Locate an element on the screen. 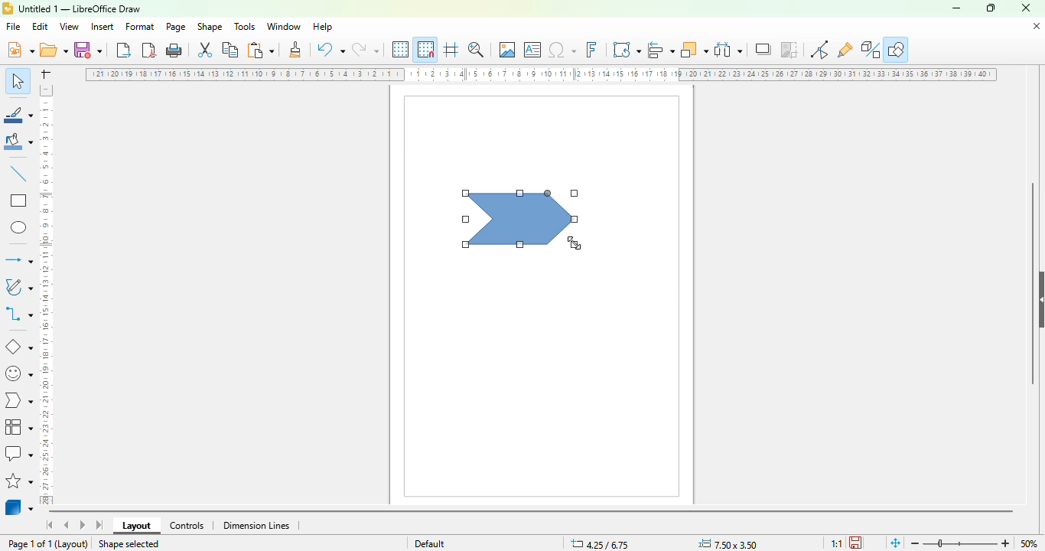 This screenshot has height=551, width=1045. help is located at coordinates (324, 27).